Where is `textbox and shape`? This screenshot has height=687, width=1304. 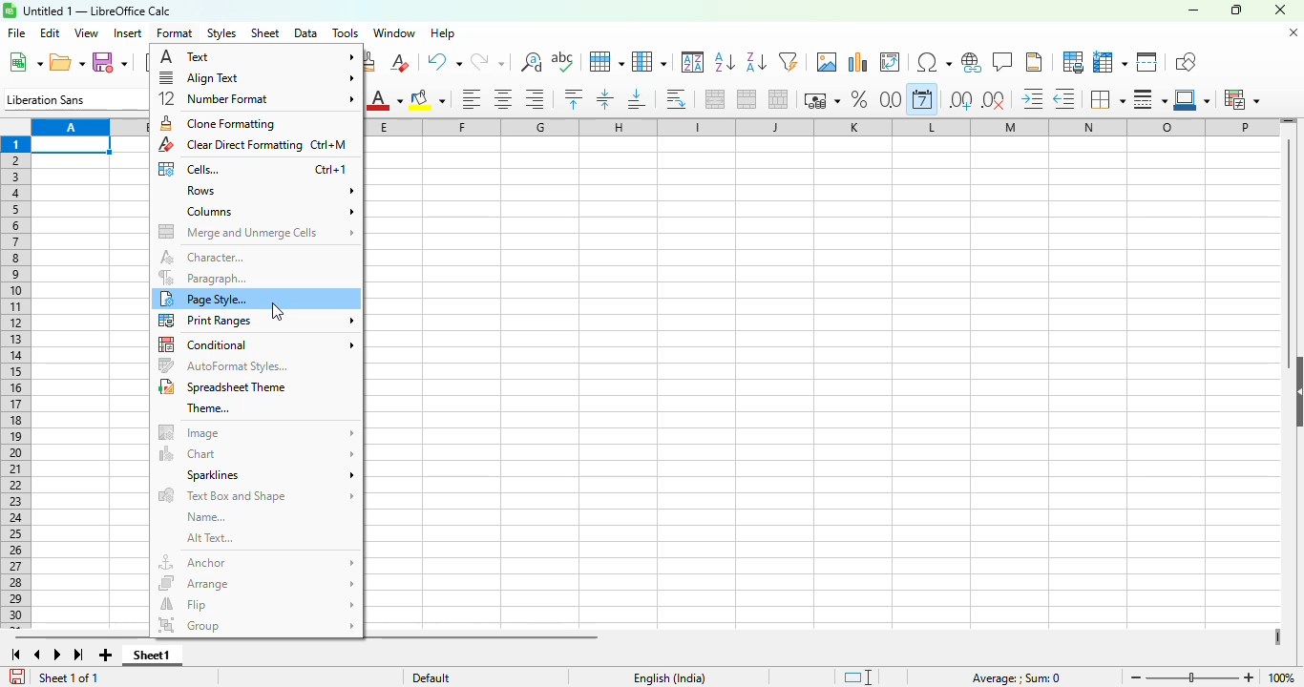
textbox and shape is located at coordinates (255, 495).